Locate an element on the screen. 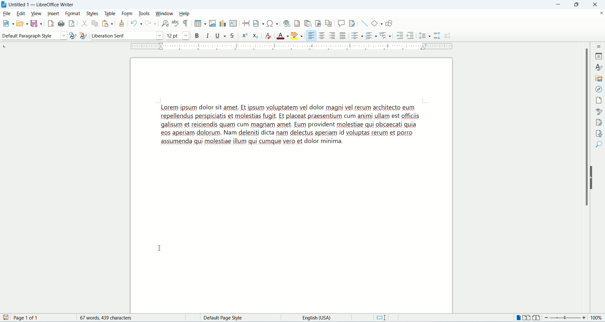 The width and height of the screenshot is (605, 322). insert page break is located at coordinates (246, 24).